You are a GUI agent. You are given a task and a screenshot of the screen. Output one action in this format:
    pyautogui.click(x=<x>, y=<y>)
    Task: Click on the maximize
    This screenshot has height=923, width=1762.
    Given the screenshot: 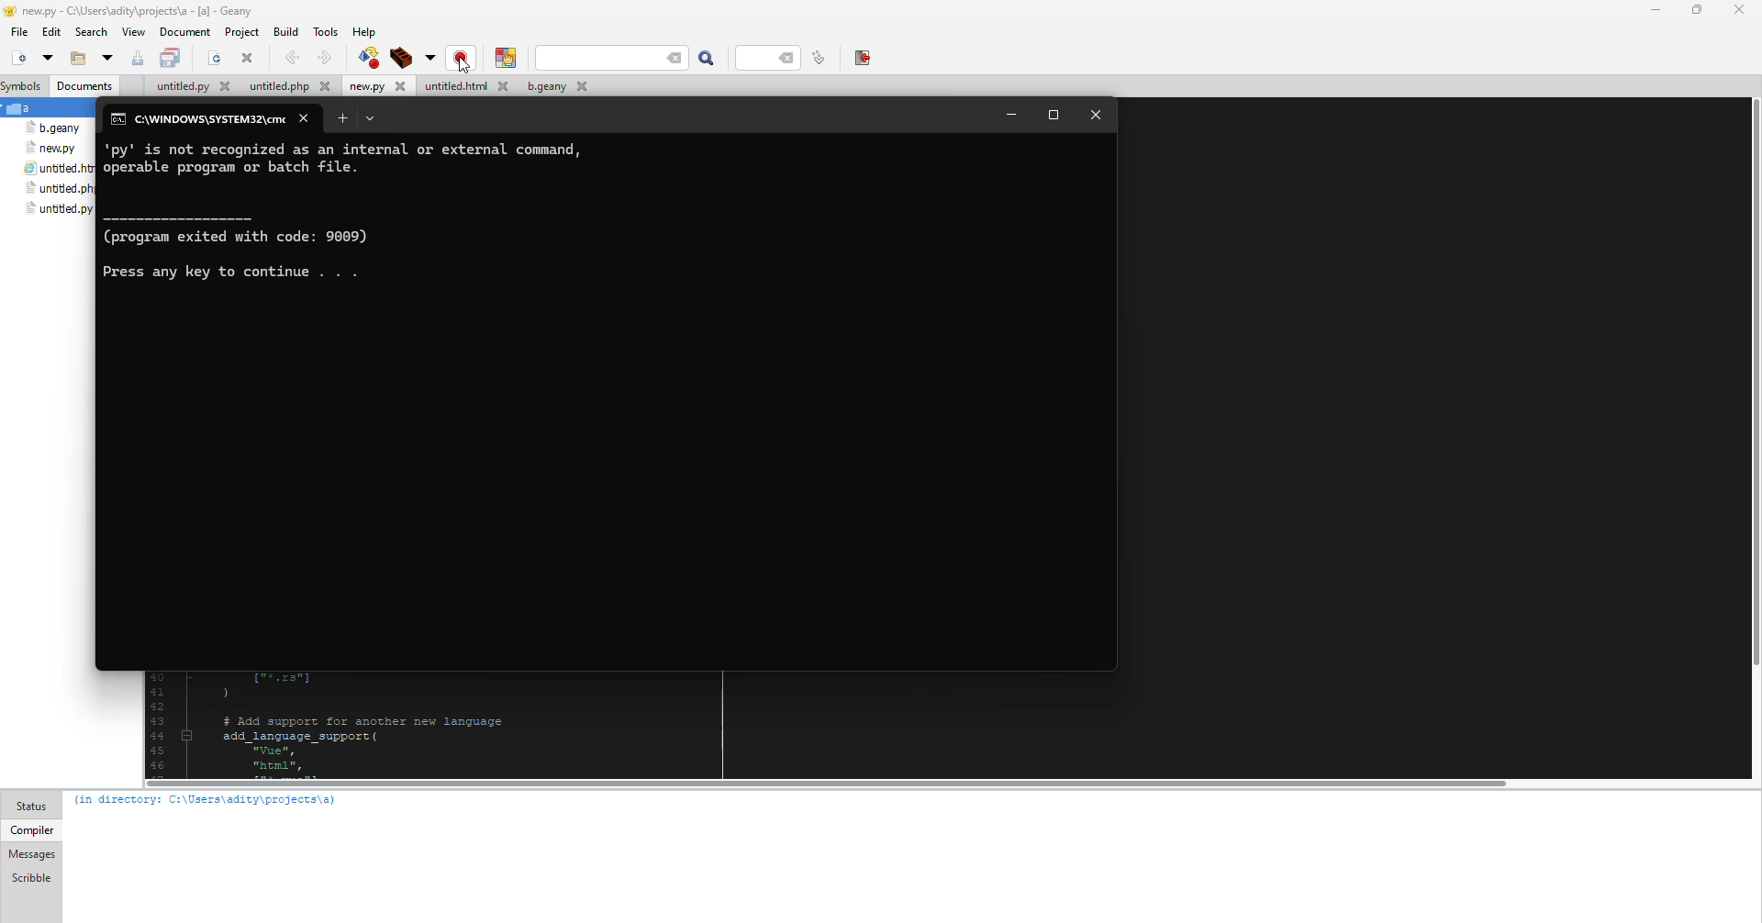 What is the action you would take?
    pyautogui.click(x=1054, y=114)
    